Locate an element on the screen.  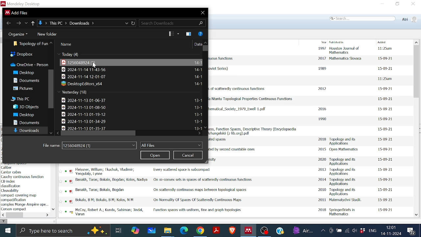
File is located at coordinates (82, 84).